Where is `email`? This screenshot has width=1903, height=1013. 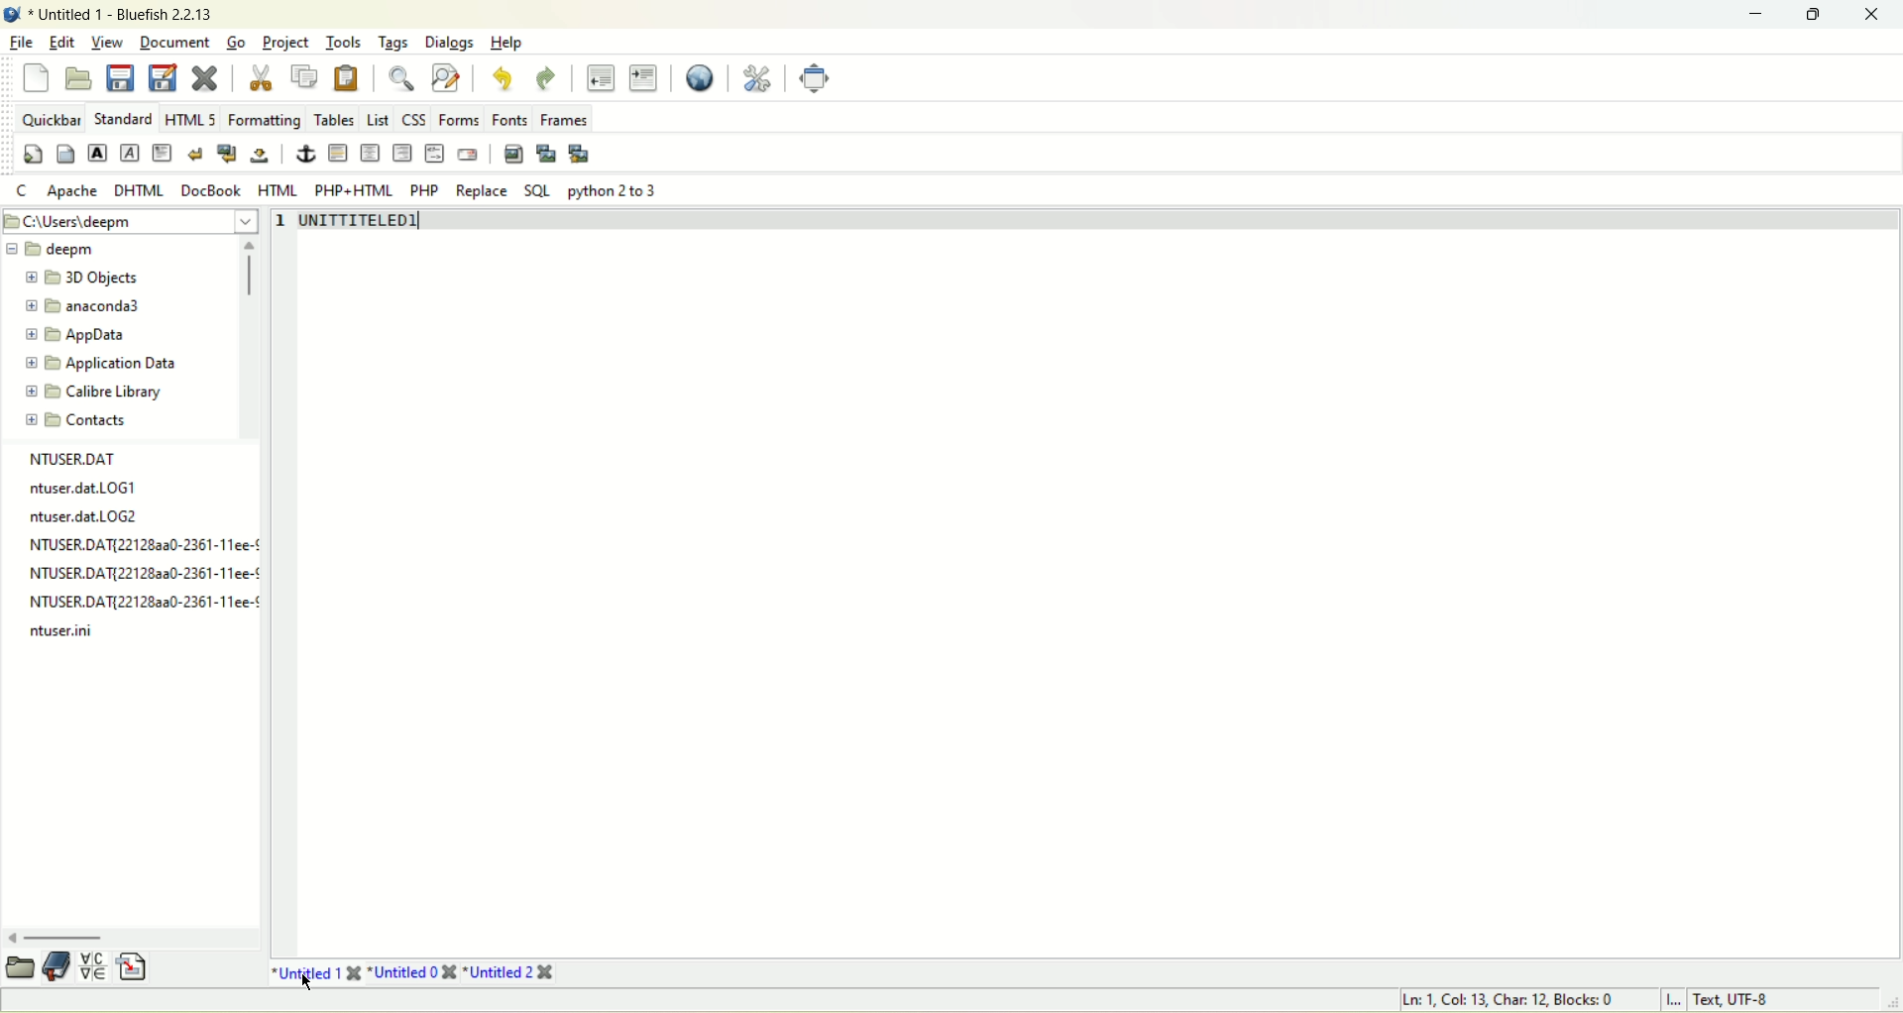
email is located at coordinates (468, 152).